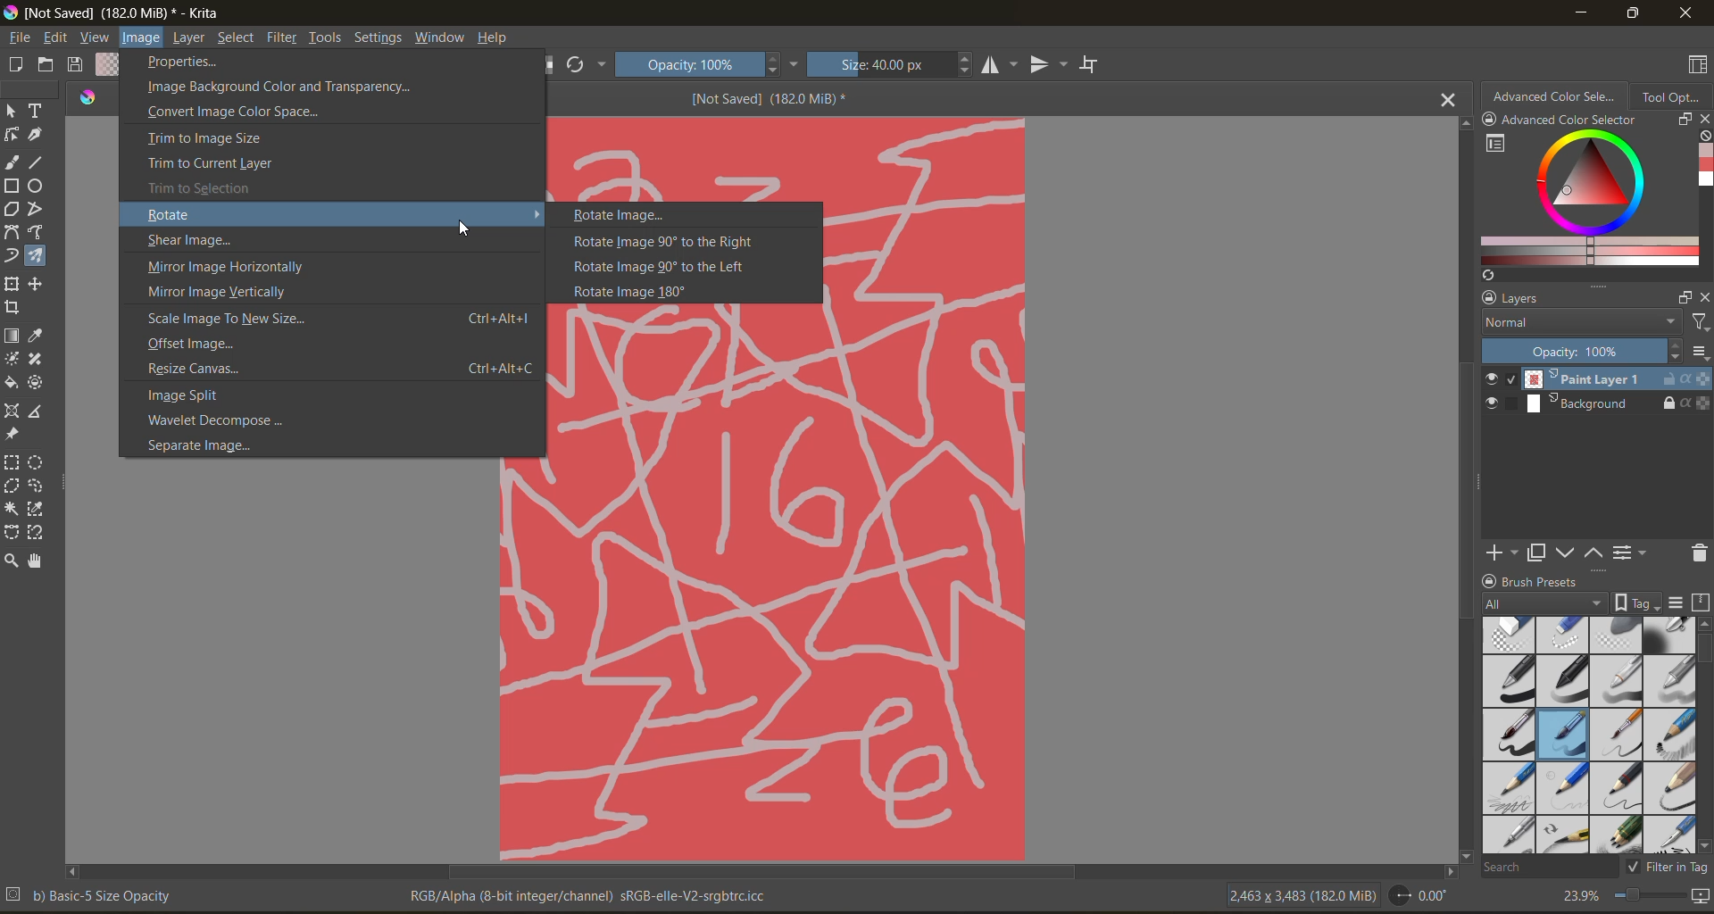 The width and height of the screenshot is (1714, 914). What do you see at coordinates (627, 216) in the screenshot?
I see `rotate image` at bounding box center [627, 216].